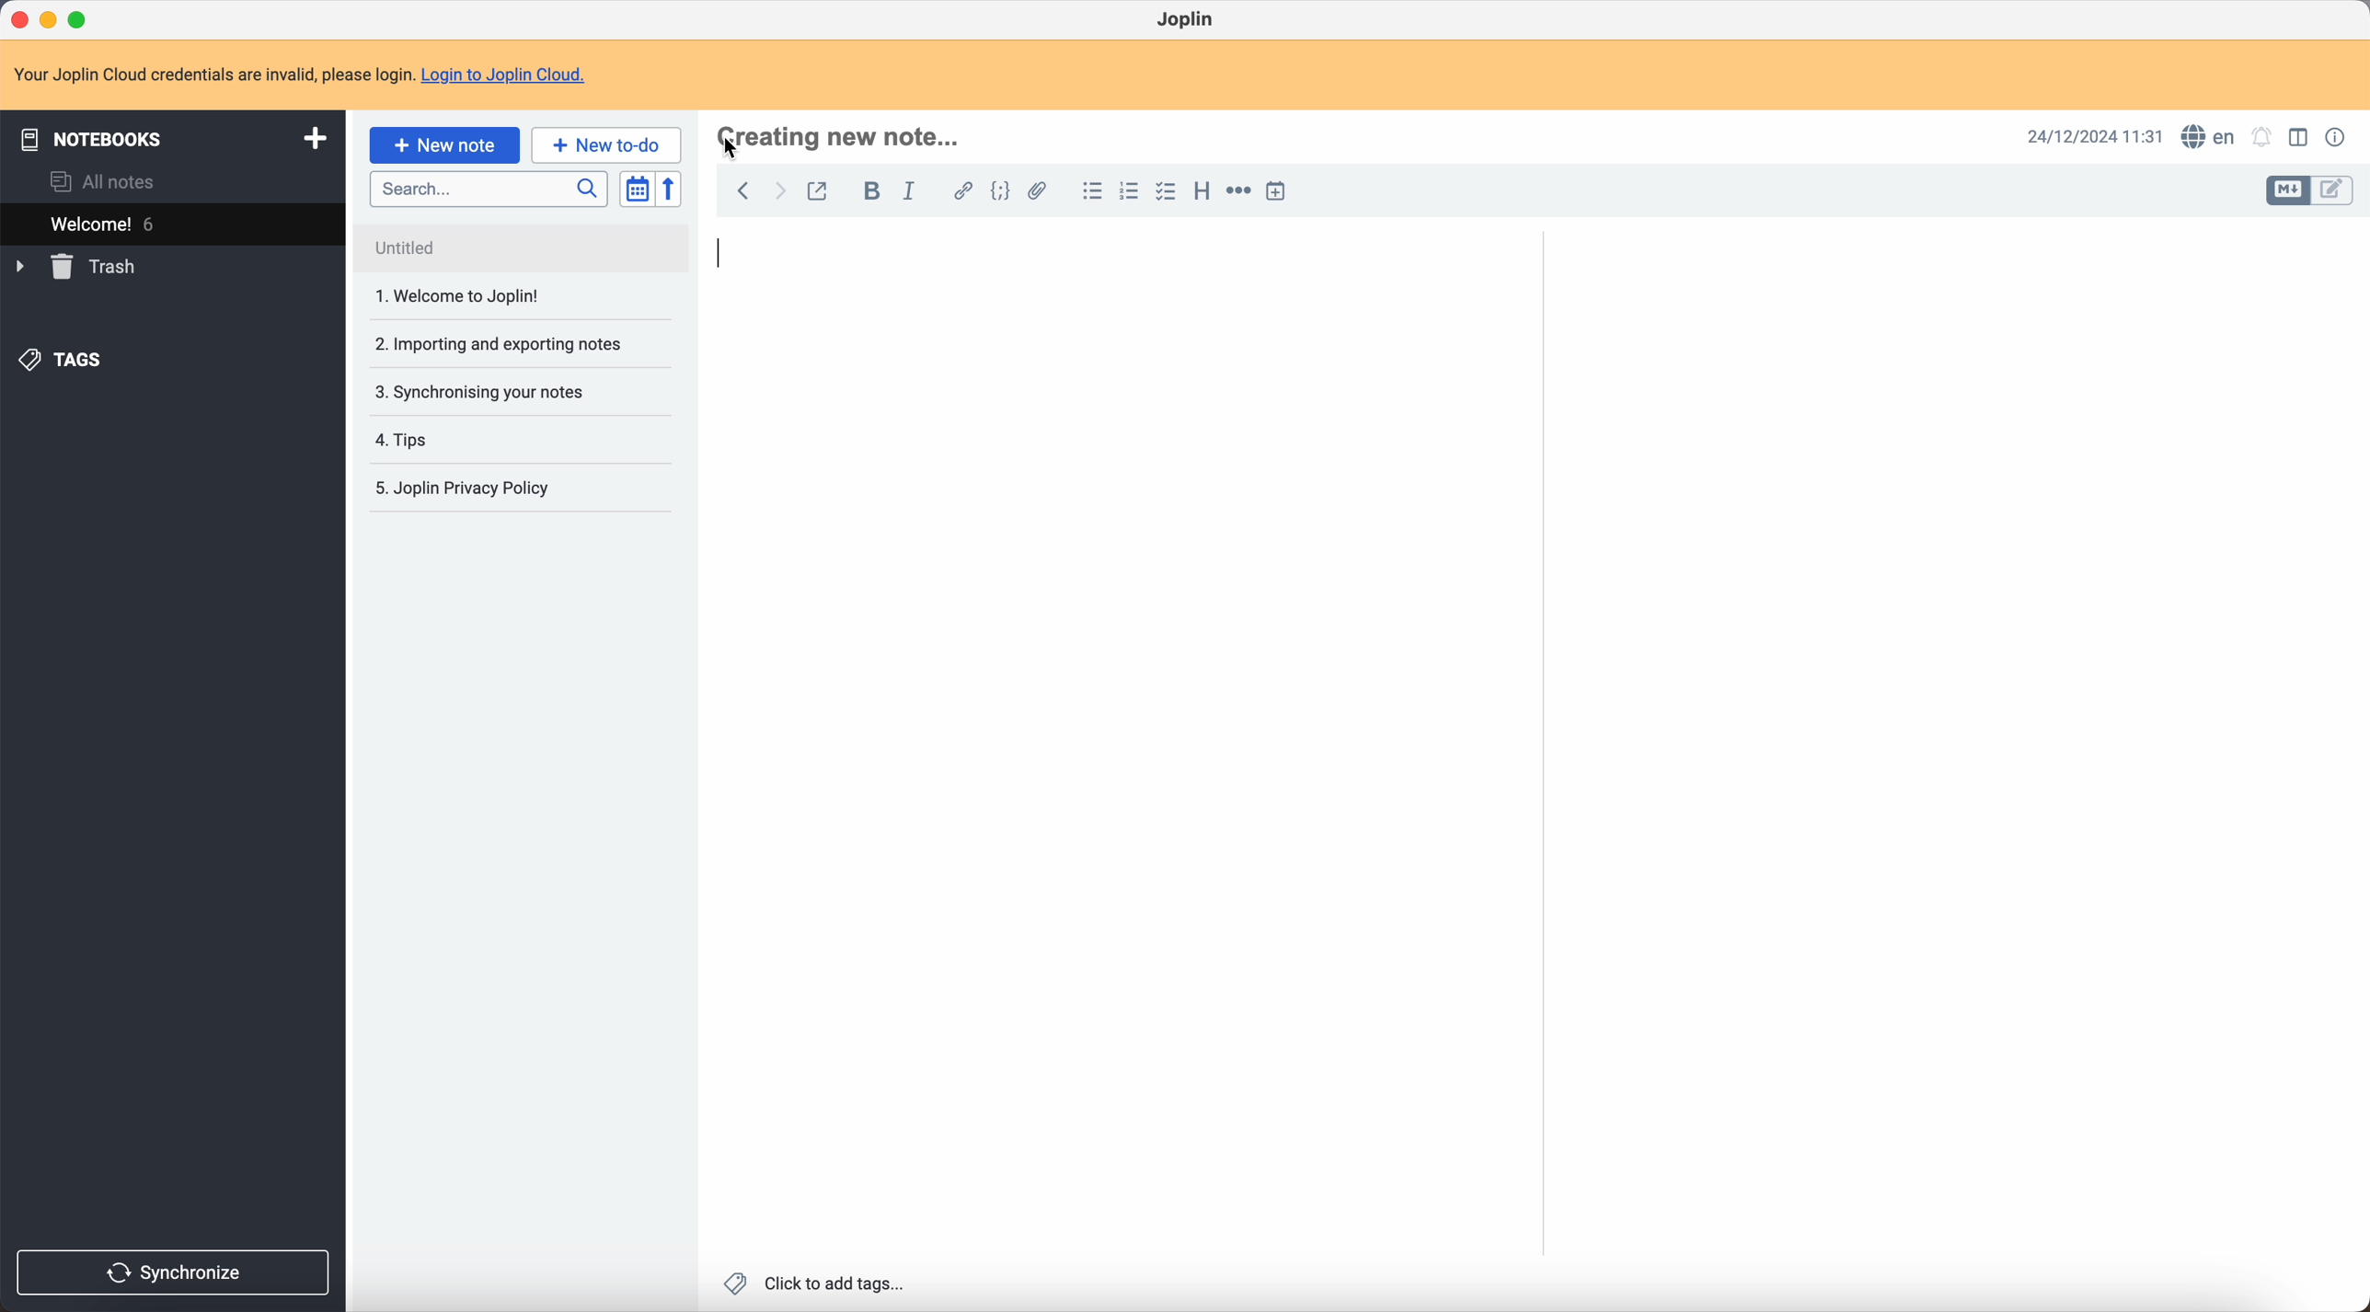  I want to click on maximize, so click(83, 17).